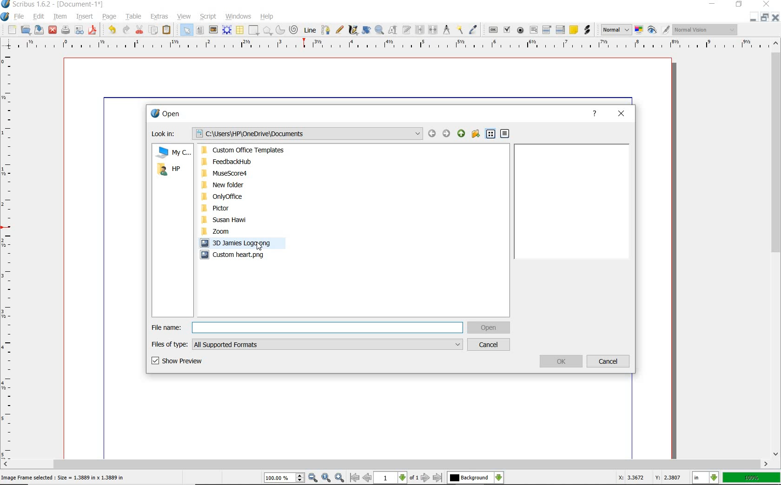 This screenshot has width=781, height=485. Describe the element at coordinates (254, 29) in the screenshot. I see `shape` at that location.